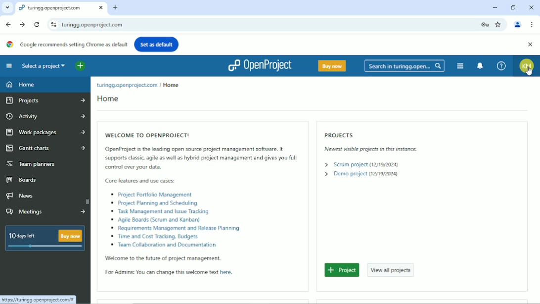 This screenshot has height=304, width=540. Describe the element at coordinates (527, 66) in the screenshot. I see `Account` at that location.